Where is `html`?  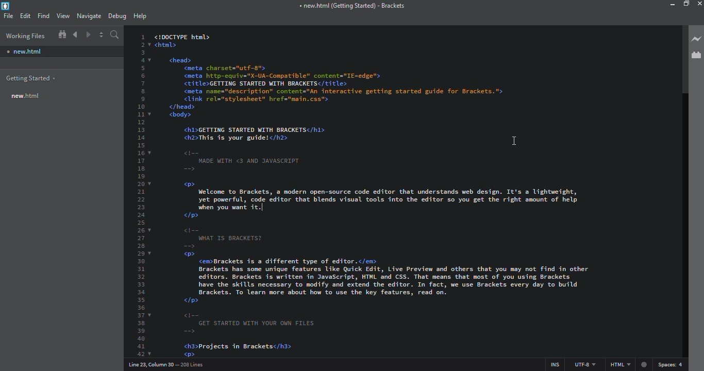
html is located at coordinates (626, 365).